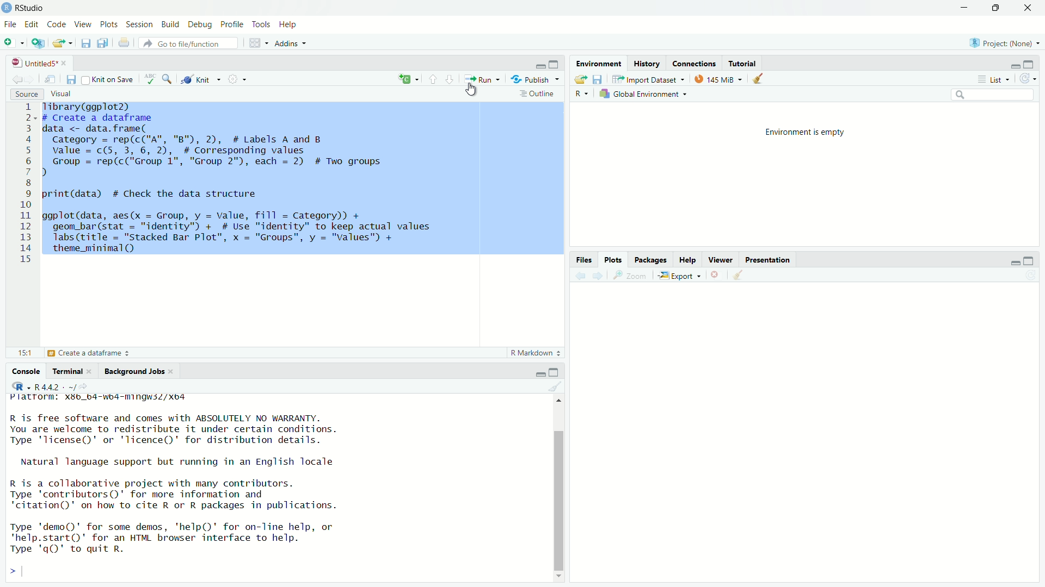 The height and width of the screenshot is (587, 1045). I want to click on View, so click(83, 24).